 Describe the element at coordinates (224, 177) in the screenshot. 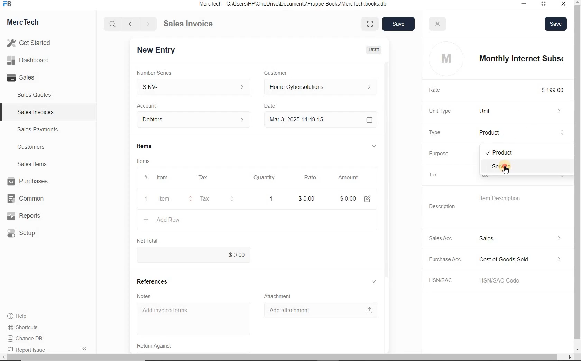

I see `#` at that location.